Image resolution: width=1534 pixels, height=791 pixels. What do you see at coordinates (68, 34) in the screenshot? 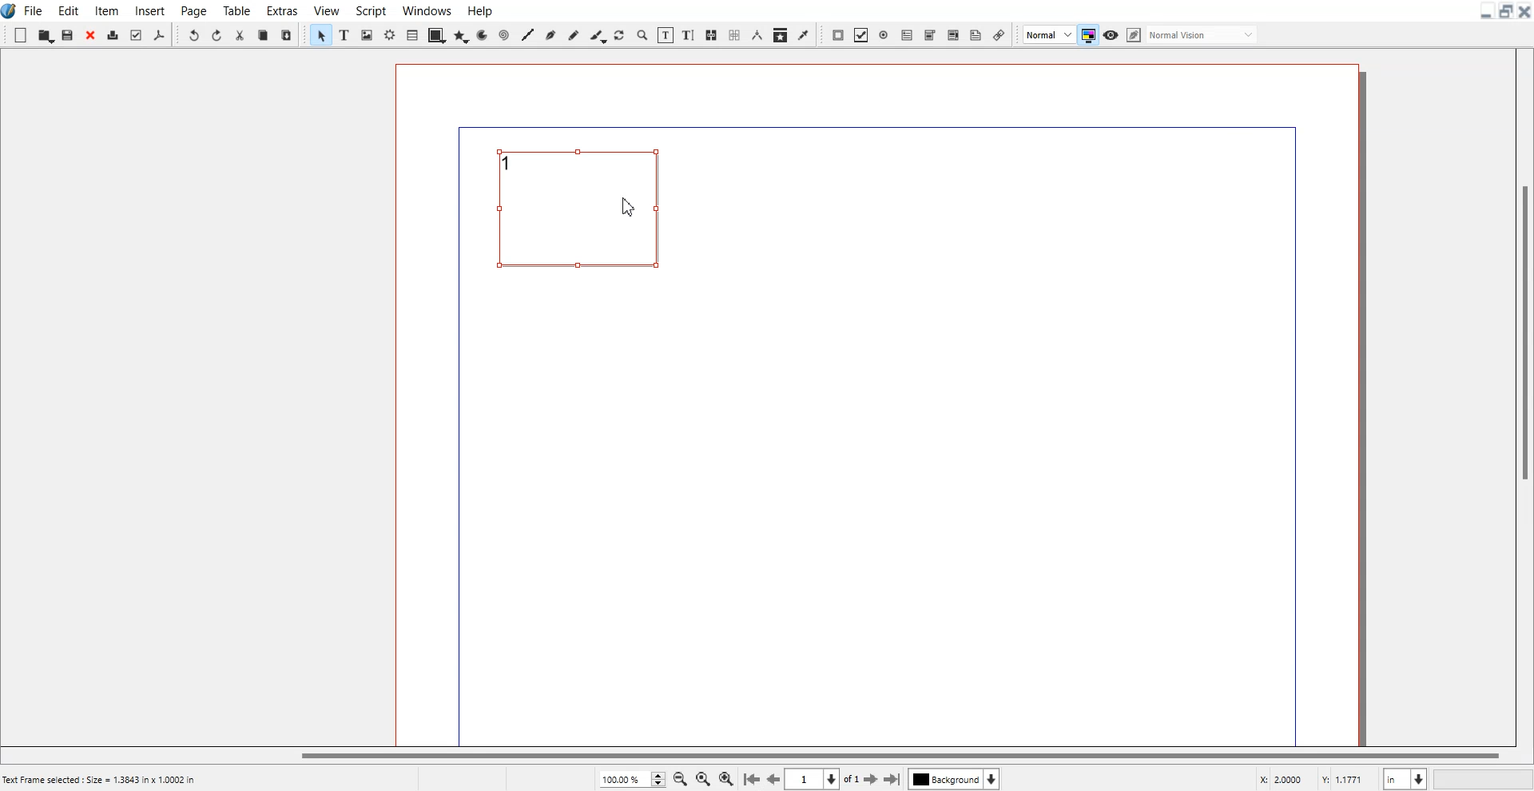
I see `Save` at bounding box center [68, 34].